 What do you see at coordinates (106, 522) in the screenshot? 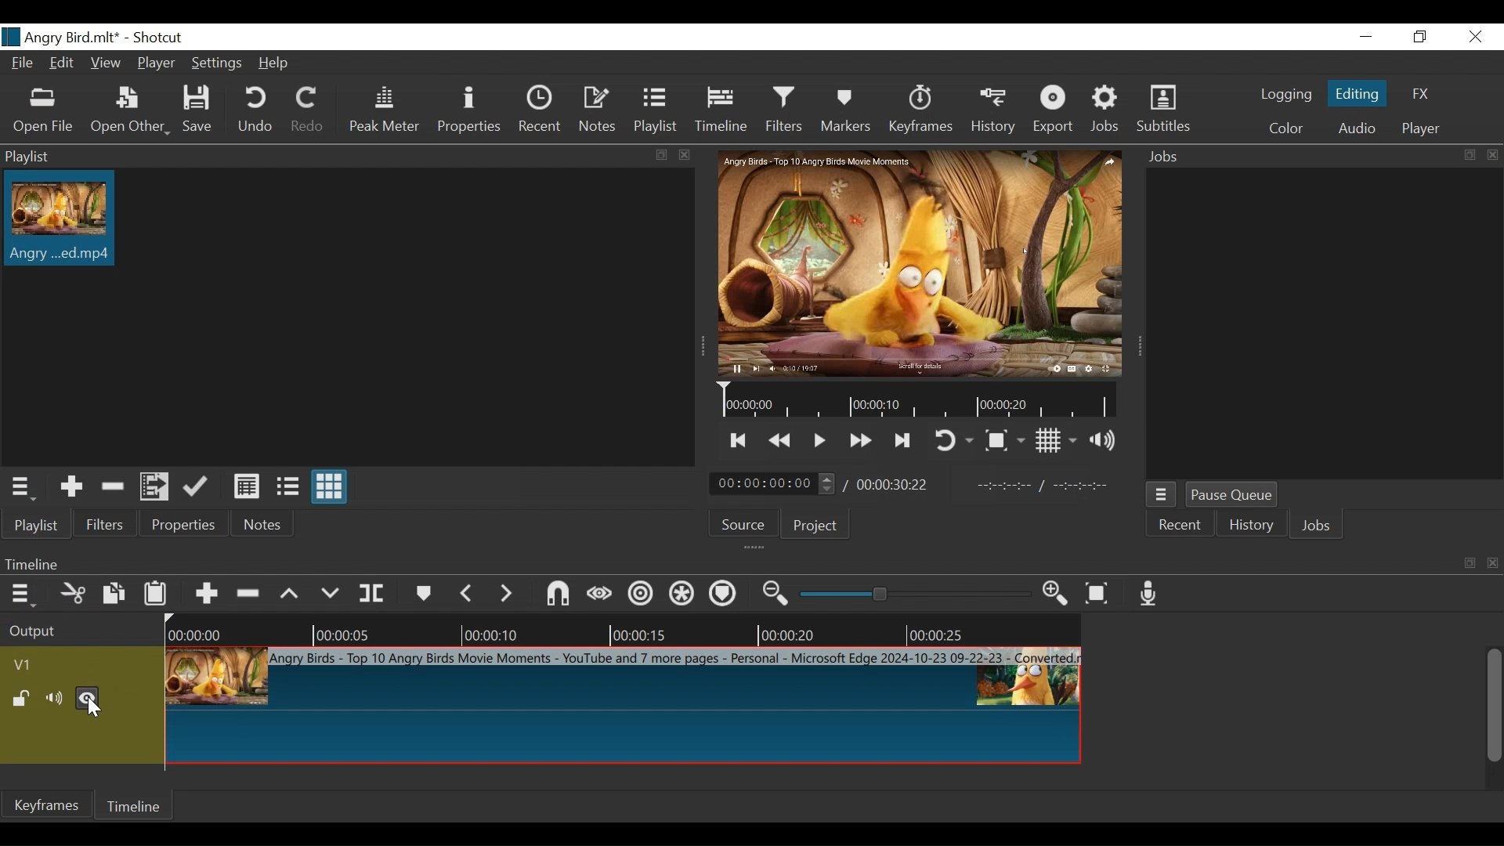
I see `Filters` at bounding box center [106, 522].